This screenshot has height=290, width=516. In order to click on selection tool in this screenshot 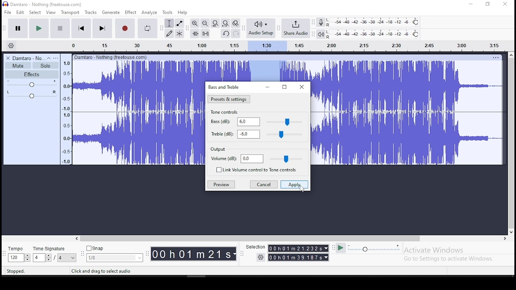, I will do `click(170, 23)`.